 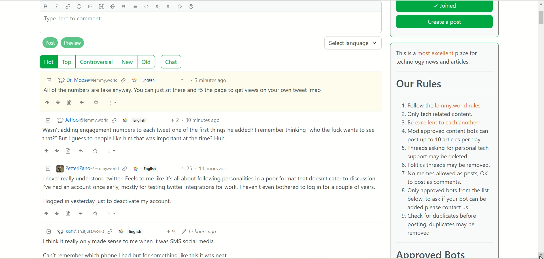 I want to click on controversial, so click(x=96, y=62).